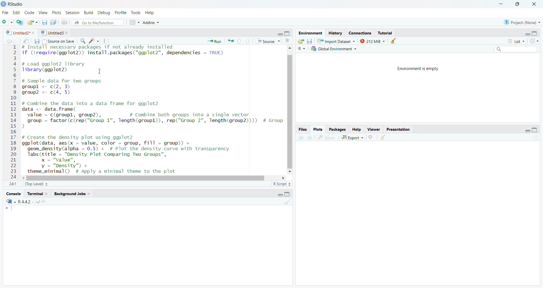 The image size is (543, 288). What do you see at coordinates (336, 42) in the screenshot?
I see `IMPORT DATASET` at bounding box center [336, 42].